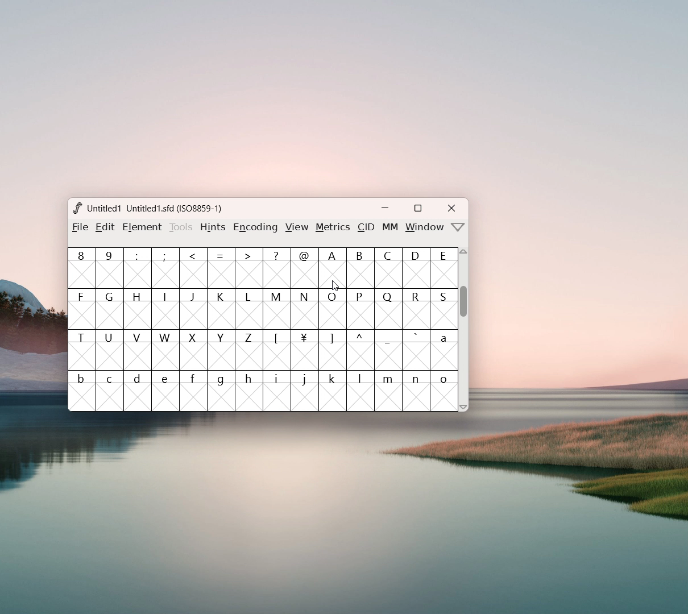 Image resolution: width=688 pixels, height=614 pixels. Describe the element at coordinates (76, 208) in the screenshot. I see `logo` at that location.